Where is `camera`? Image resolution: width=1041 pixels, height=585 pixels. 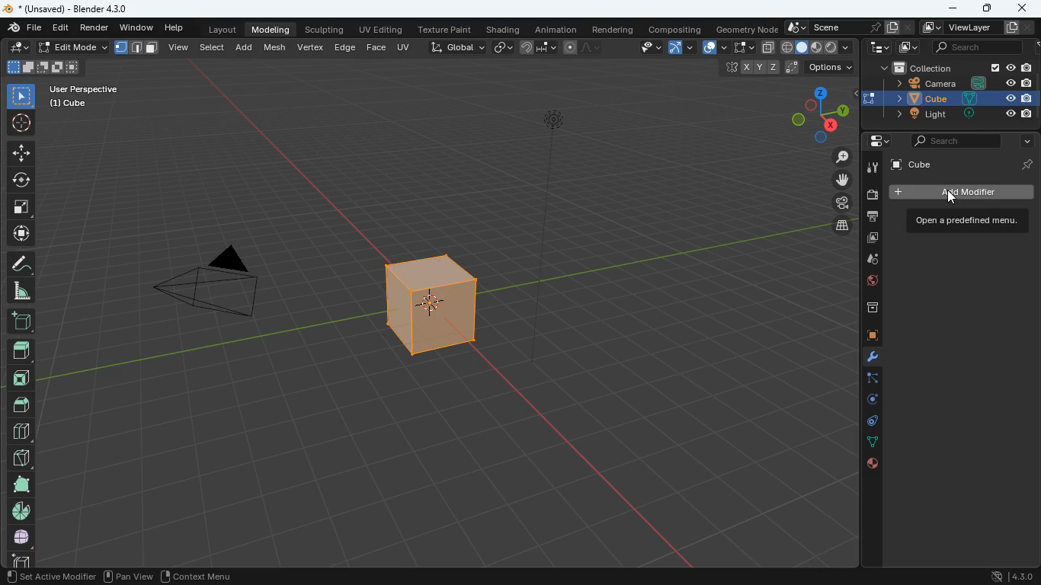
camera is located at coordinates (953, 84).